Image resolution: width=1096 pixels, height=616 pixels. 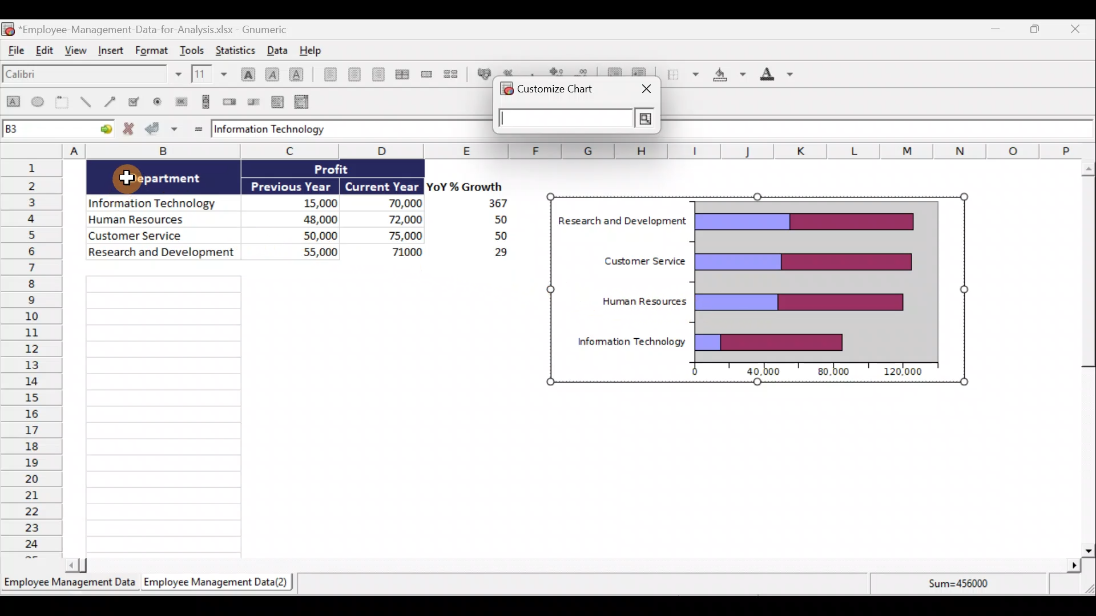 What do you see at coordinates (533, 72) in the screenshot?
I see `Set the format of the selected cells to include a thousands separator` at bounding box center [533, 72].